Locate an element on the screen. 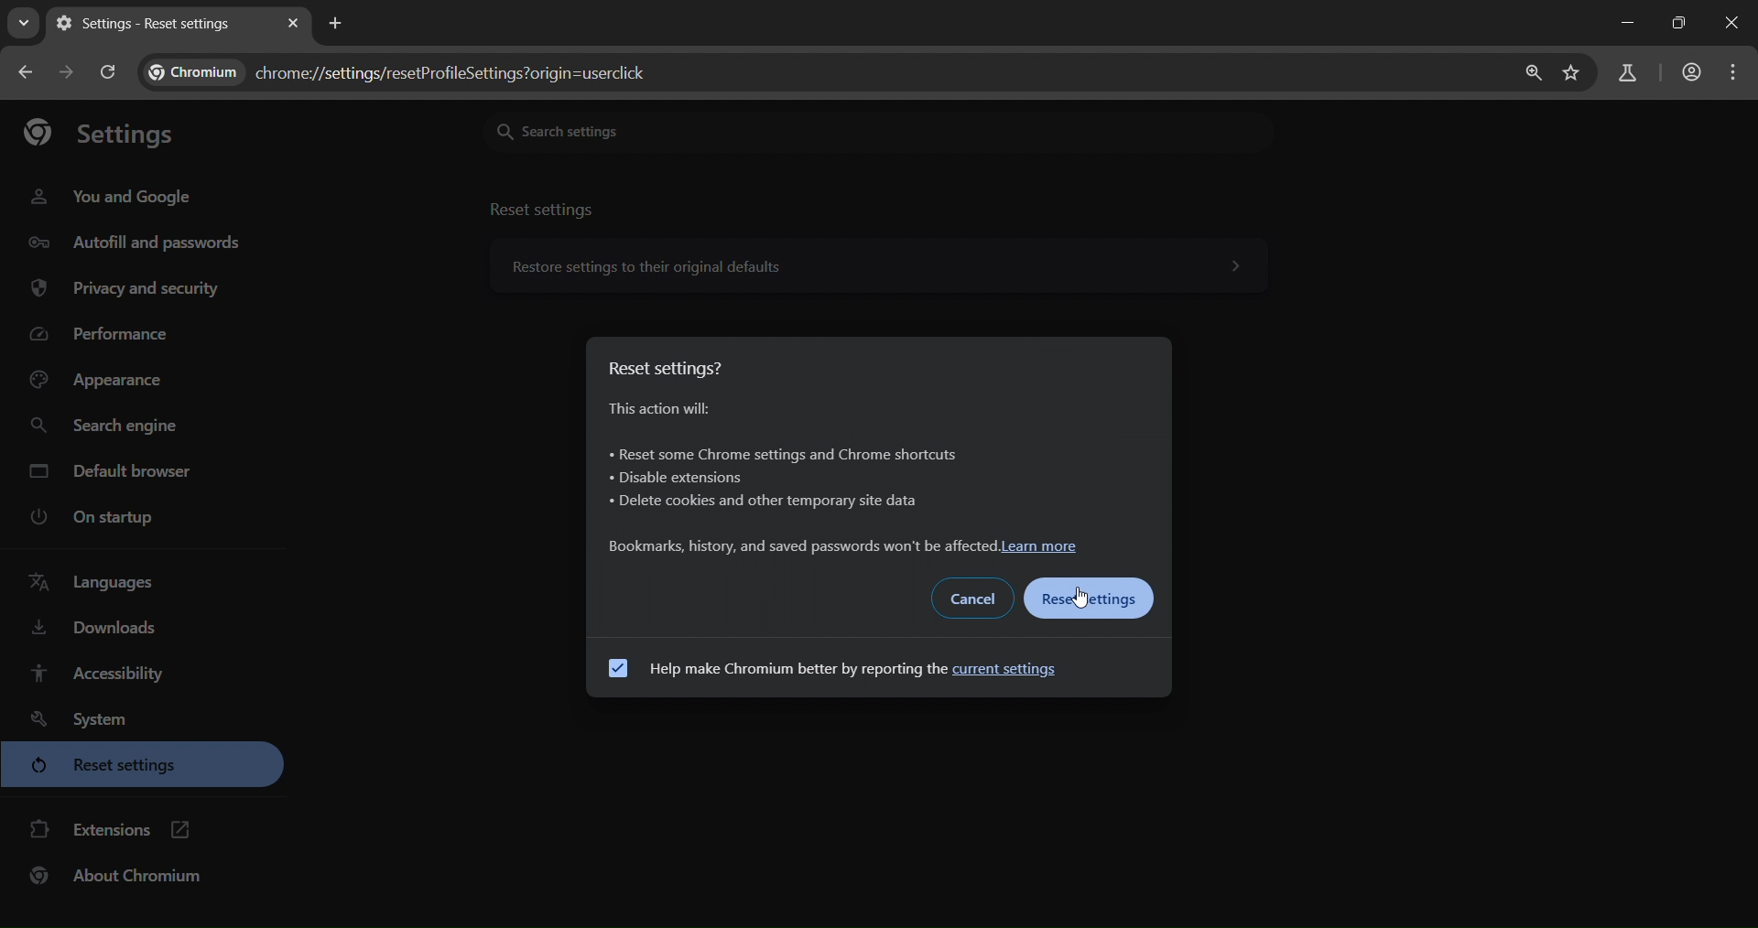 This screenshot has height=928, width=1758. reset settings? information about what the action will cause it. is located at coordinates (863, 456).